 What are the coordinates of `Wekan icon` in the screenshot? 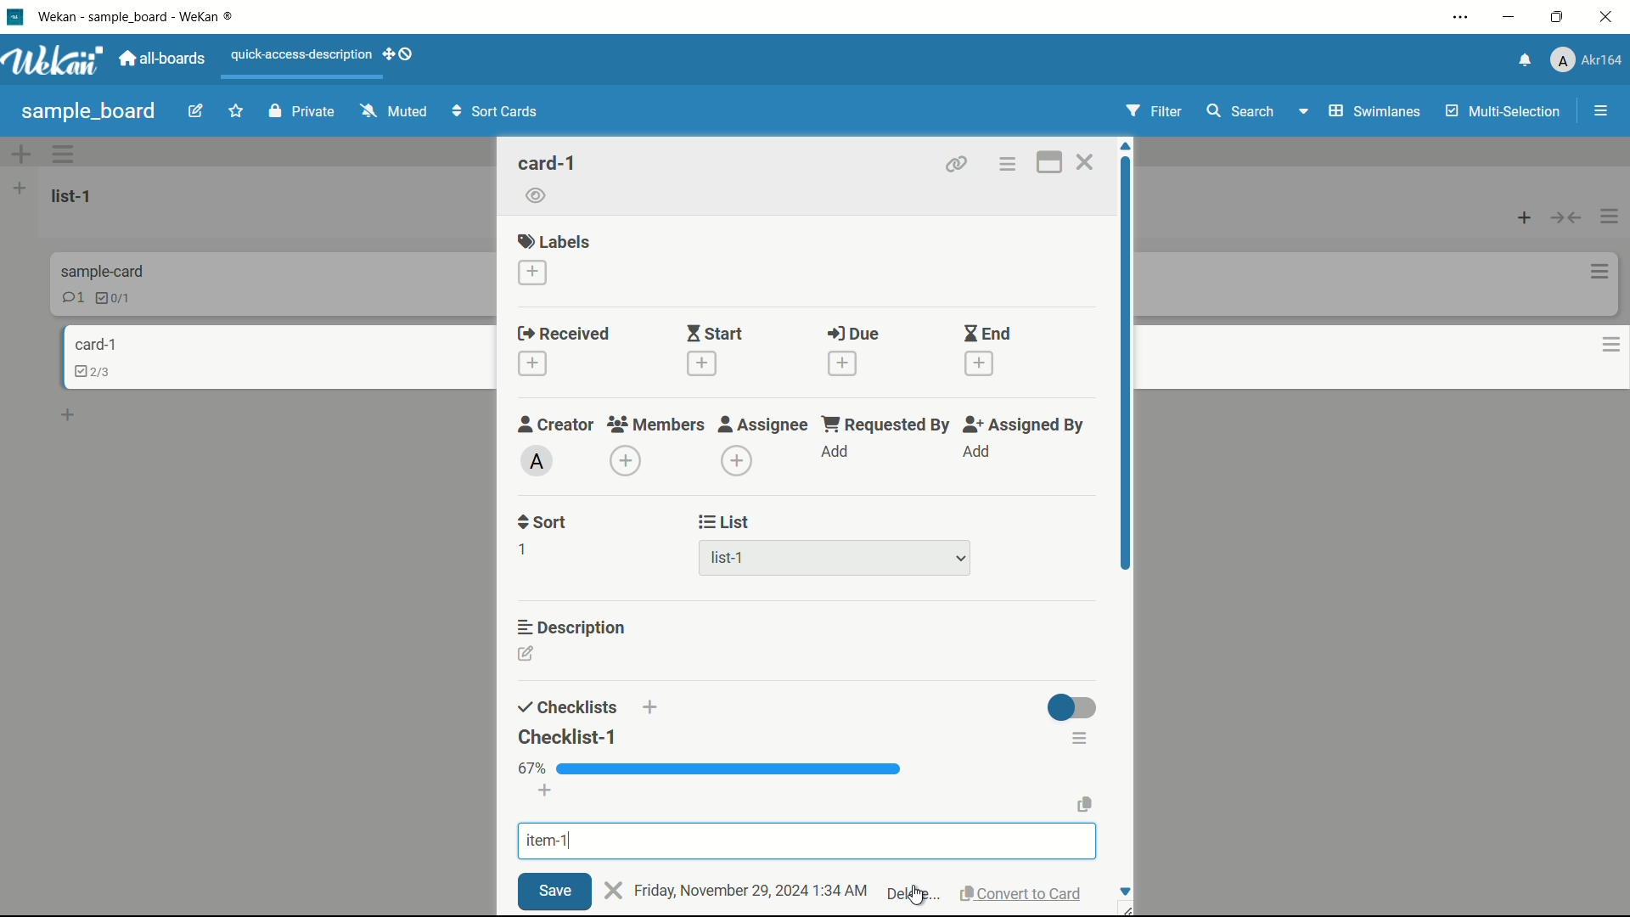 It's located at (14, 17).